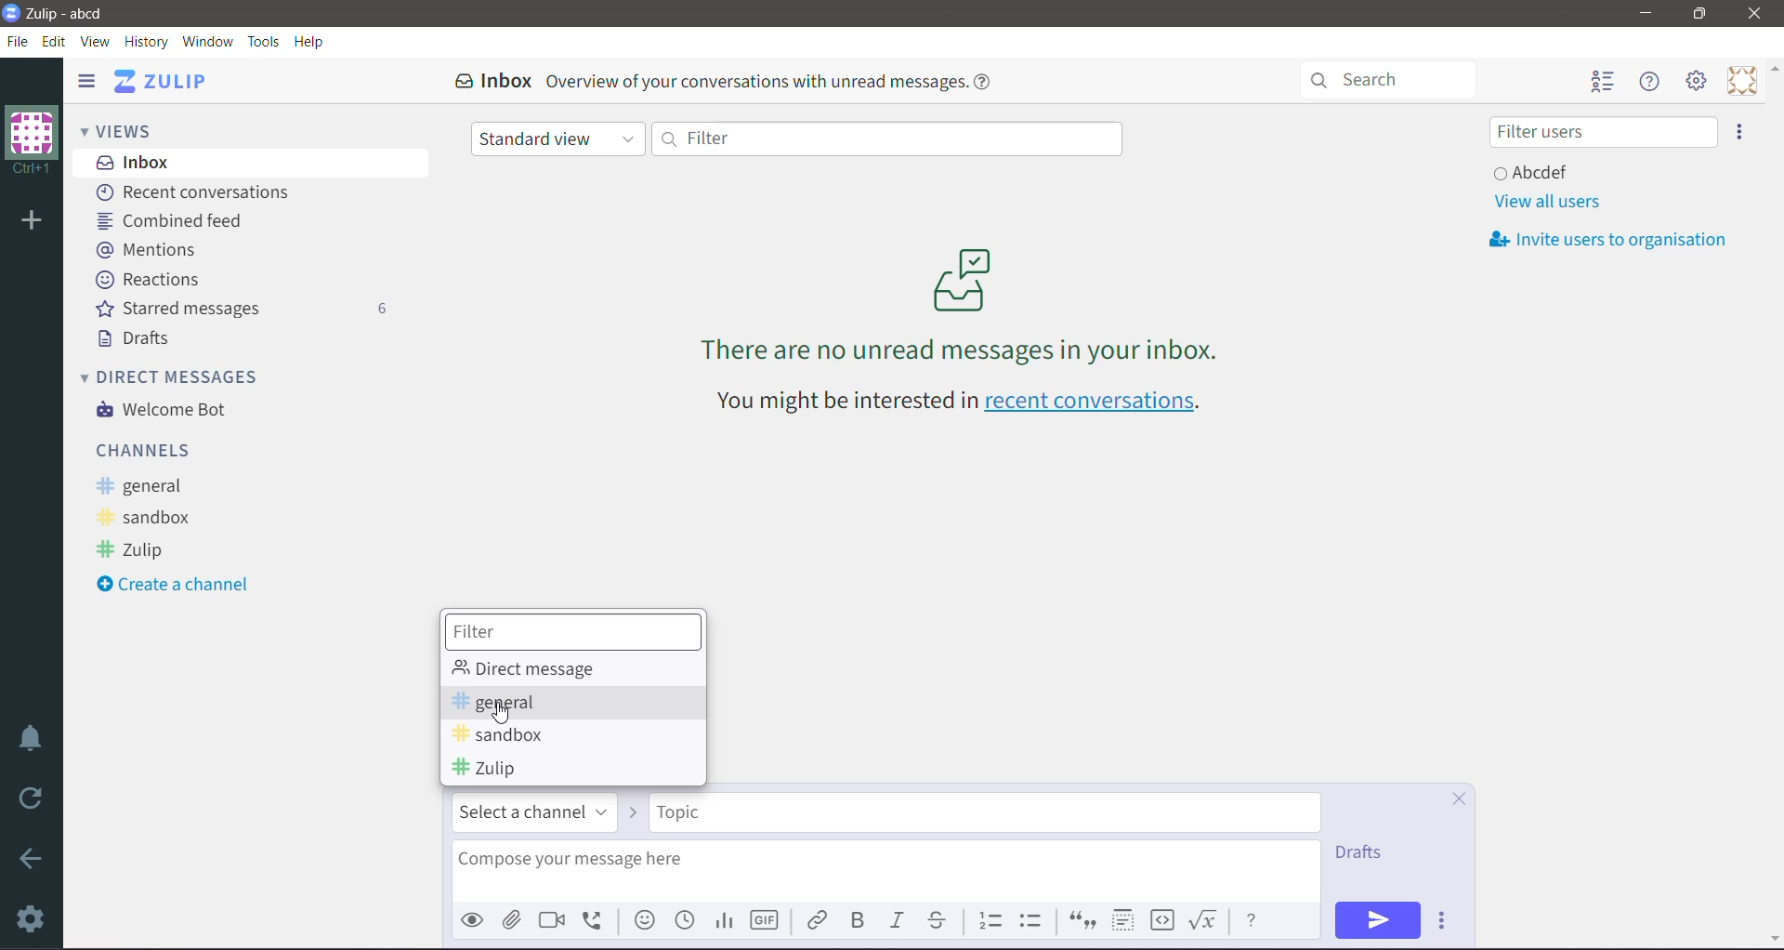 The image size is (1784, 950). I want to click on Math, so click(1206, 920).